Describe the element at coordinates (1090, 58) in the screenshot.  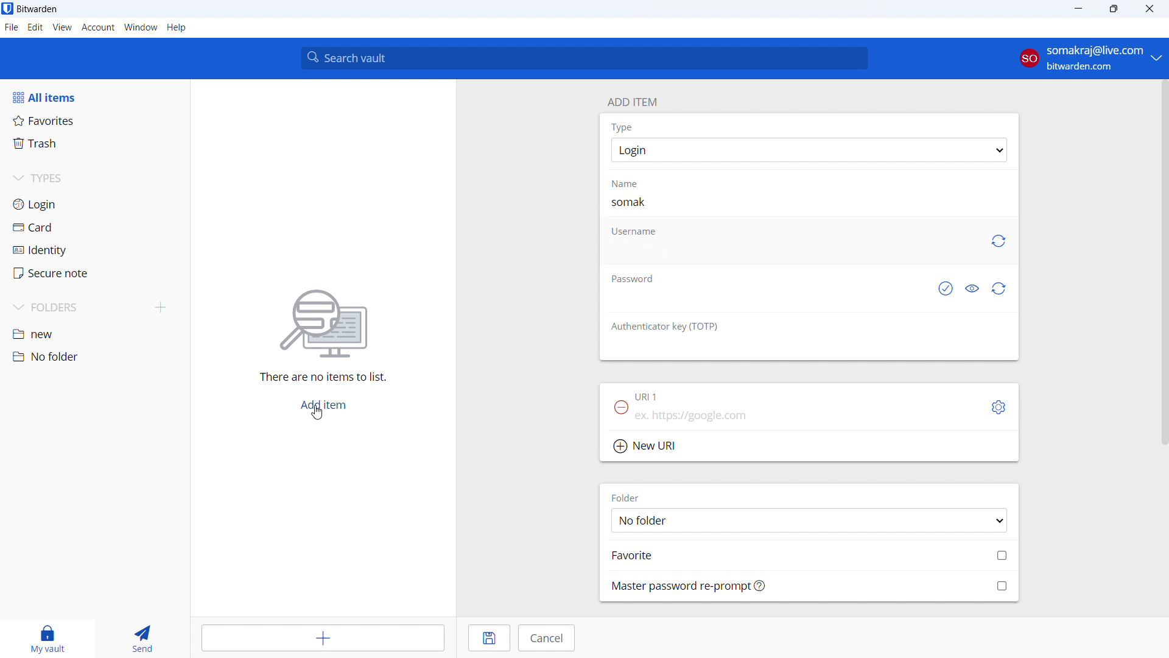
I see `account` at that location.